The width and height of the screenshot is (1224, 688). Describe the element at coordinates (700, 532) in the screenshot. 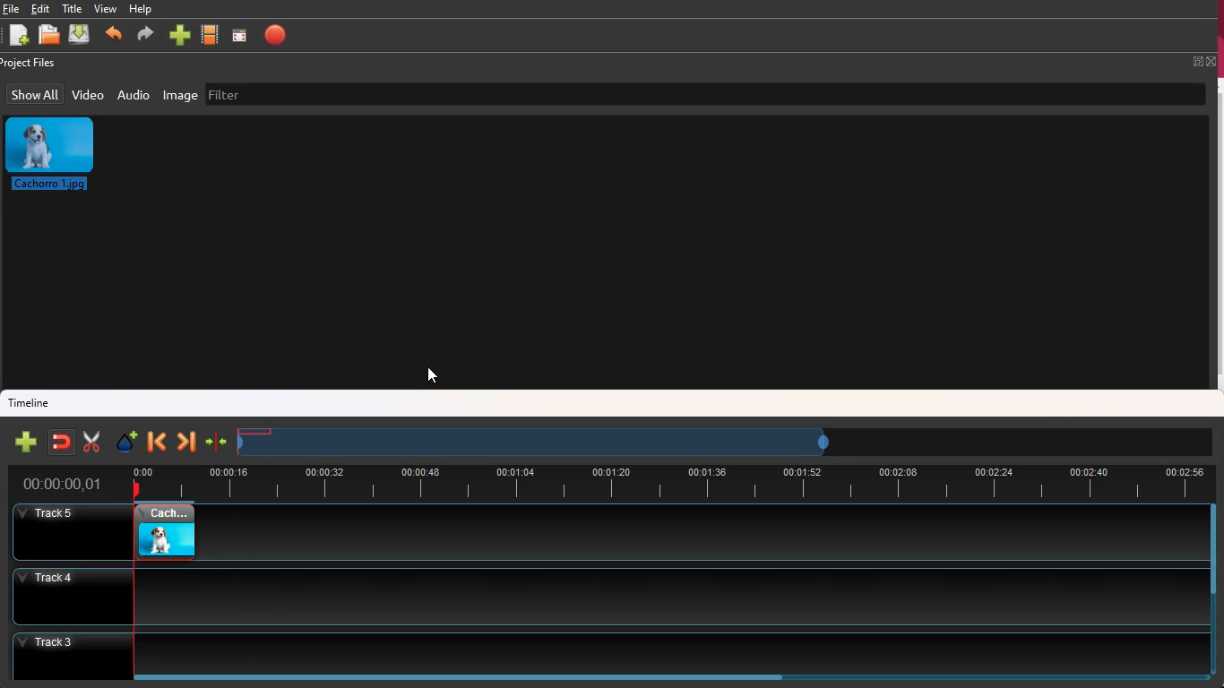

I see `track` at that location.